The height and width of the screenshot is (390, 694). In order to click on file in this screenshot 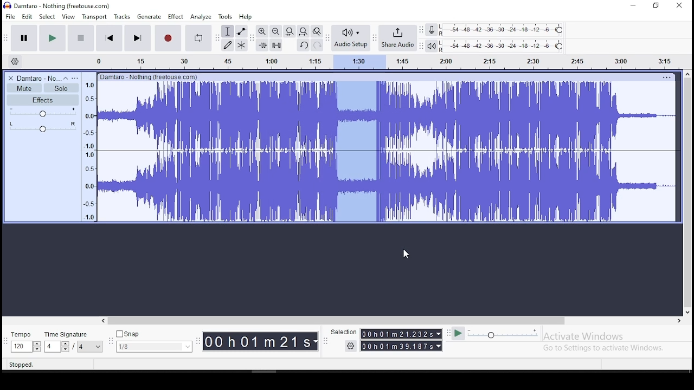, I will do `click(11, 16)`.